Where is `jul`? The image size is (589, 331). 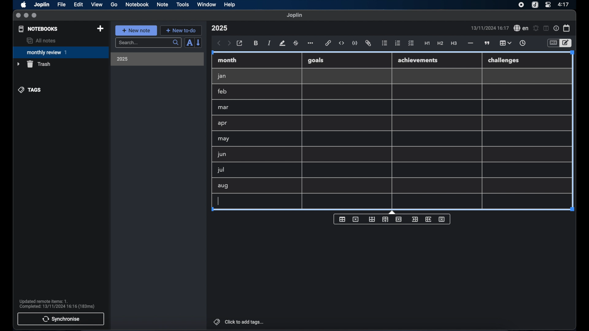
jul is located at coordinates (220, 170).